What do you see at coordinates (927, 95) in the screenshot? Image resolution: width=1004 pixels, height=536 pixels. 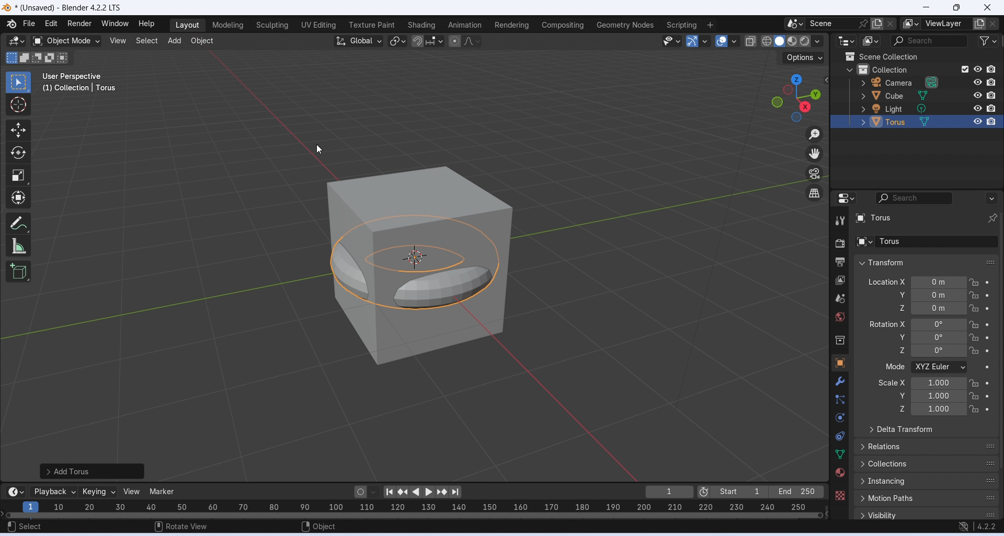 I see `Cube layer` at bounding box center [927, 95].